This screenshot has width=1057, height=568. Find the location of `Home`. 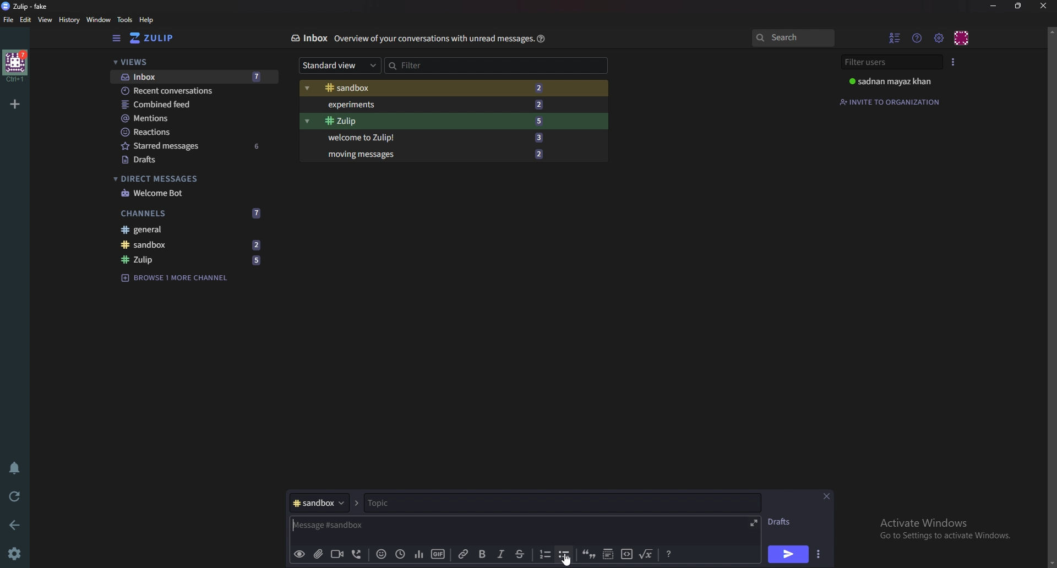

Home is located at coordinates (16, 65).